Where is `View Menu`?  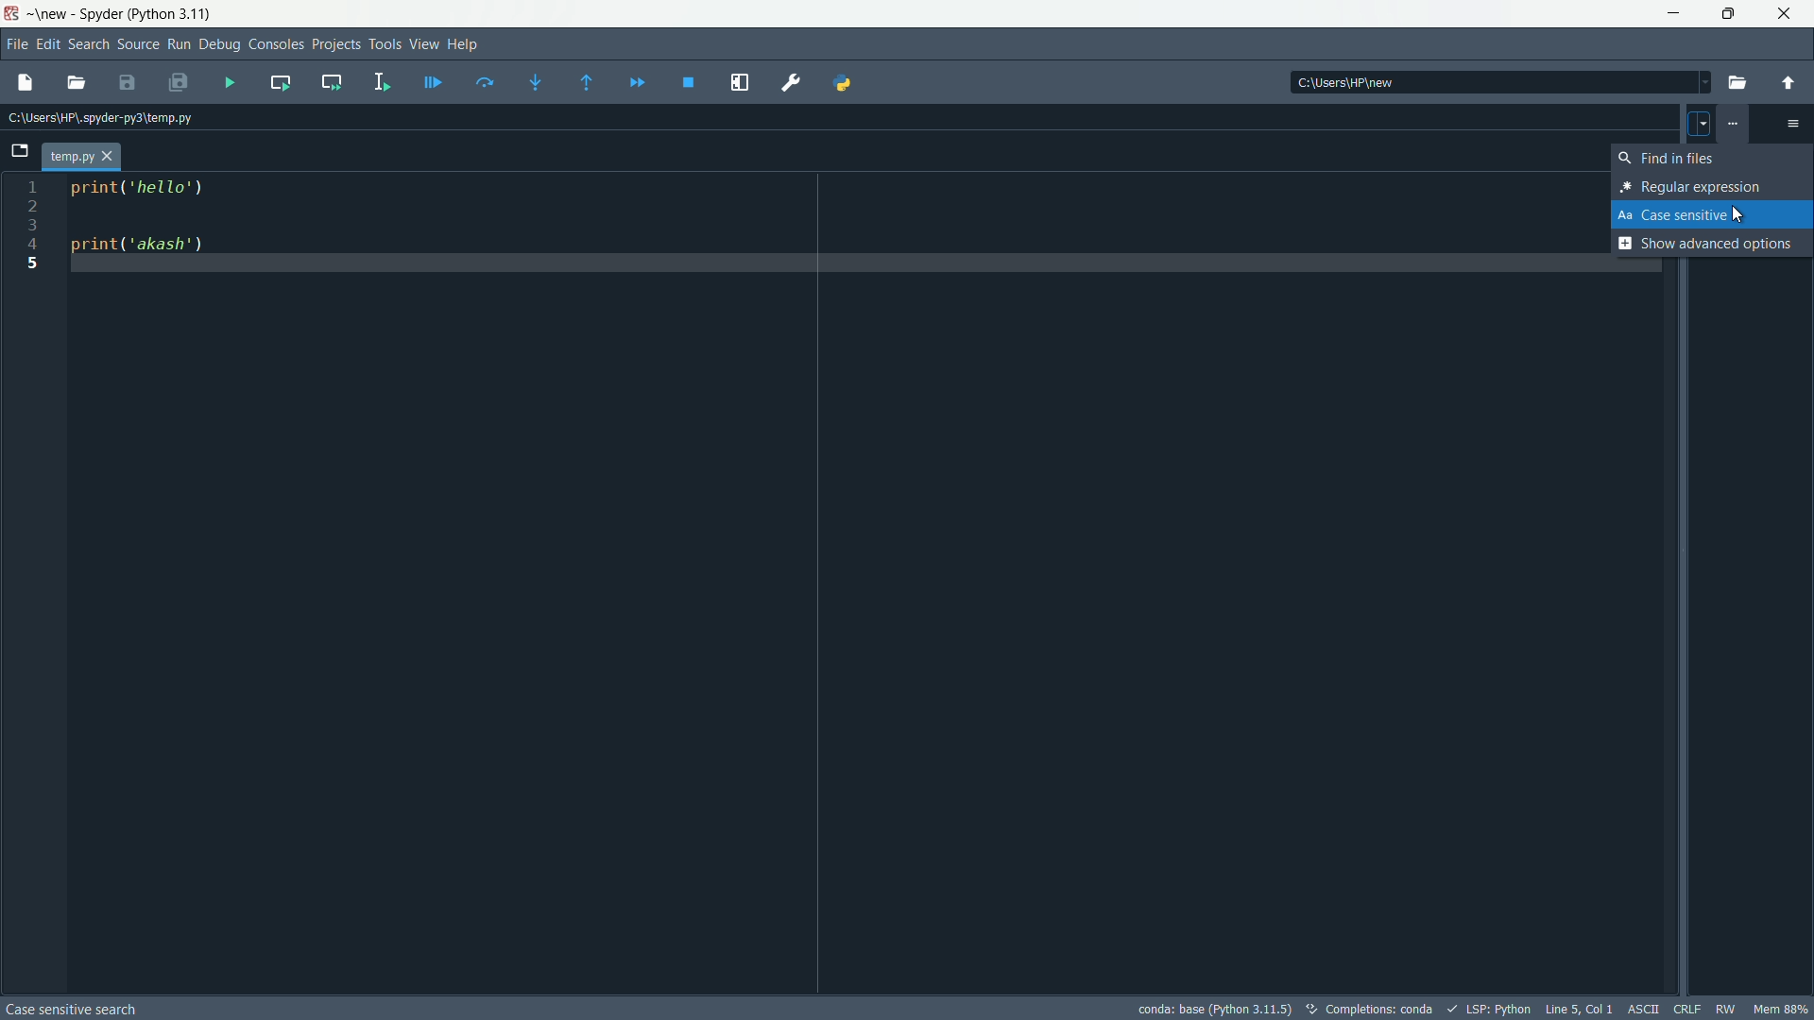
View Menu is located at coordinates (421, 43).